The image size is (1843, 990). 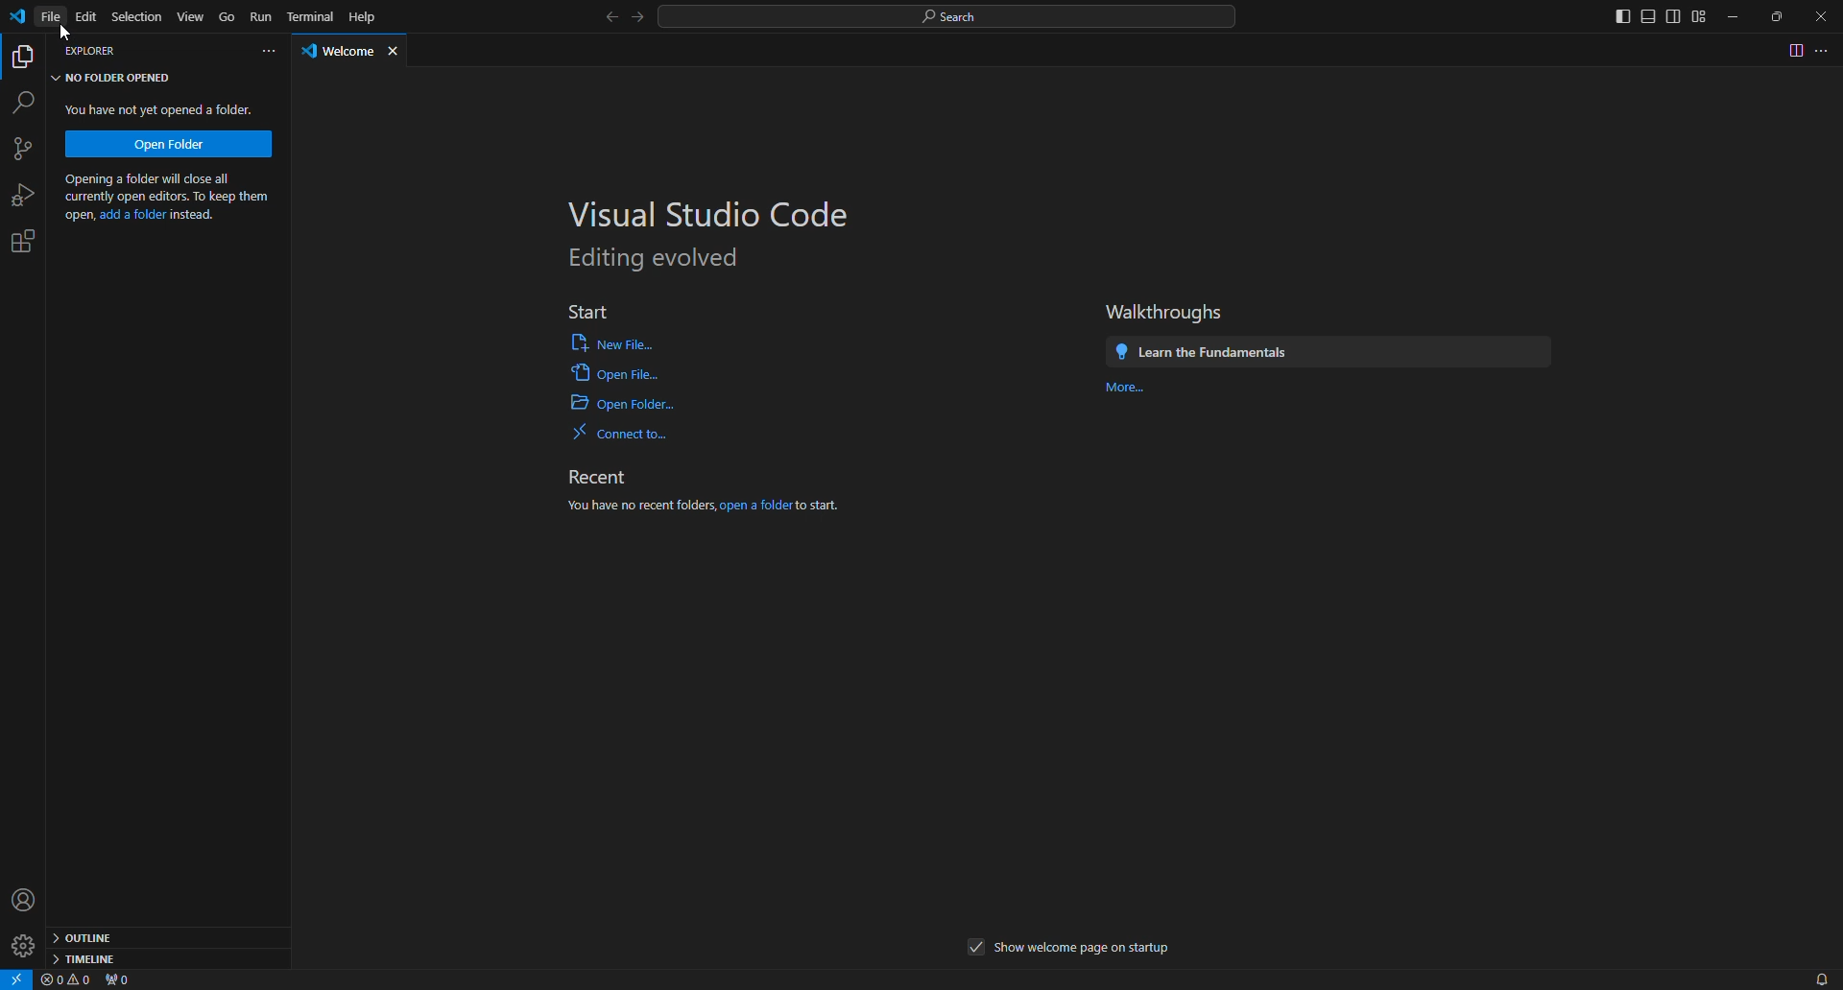 I want to click on split editor right, so click(x=1793, y=50).